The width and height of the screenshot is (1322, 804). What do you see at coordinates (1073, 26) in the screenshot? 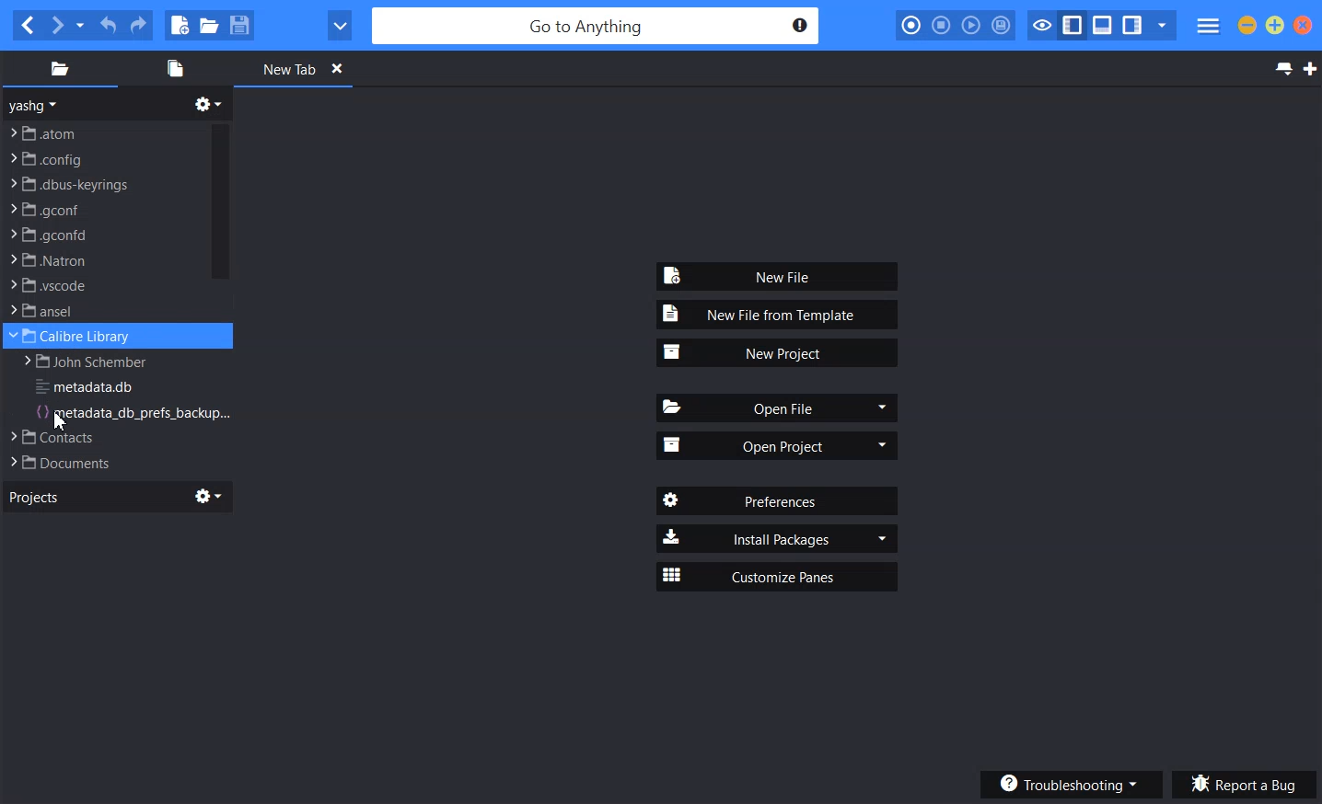
I see `Show/ Hide left pane` at bounding box center [1073, 26].